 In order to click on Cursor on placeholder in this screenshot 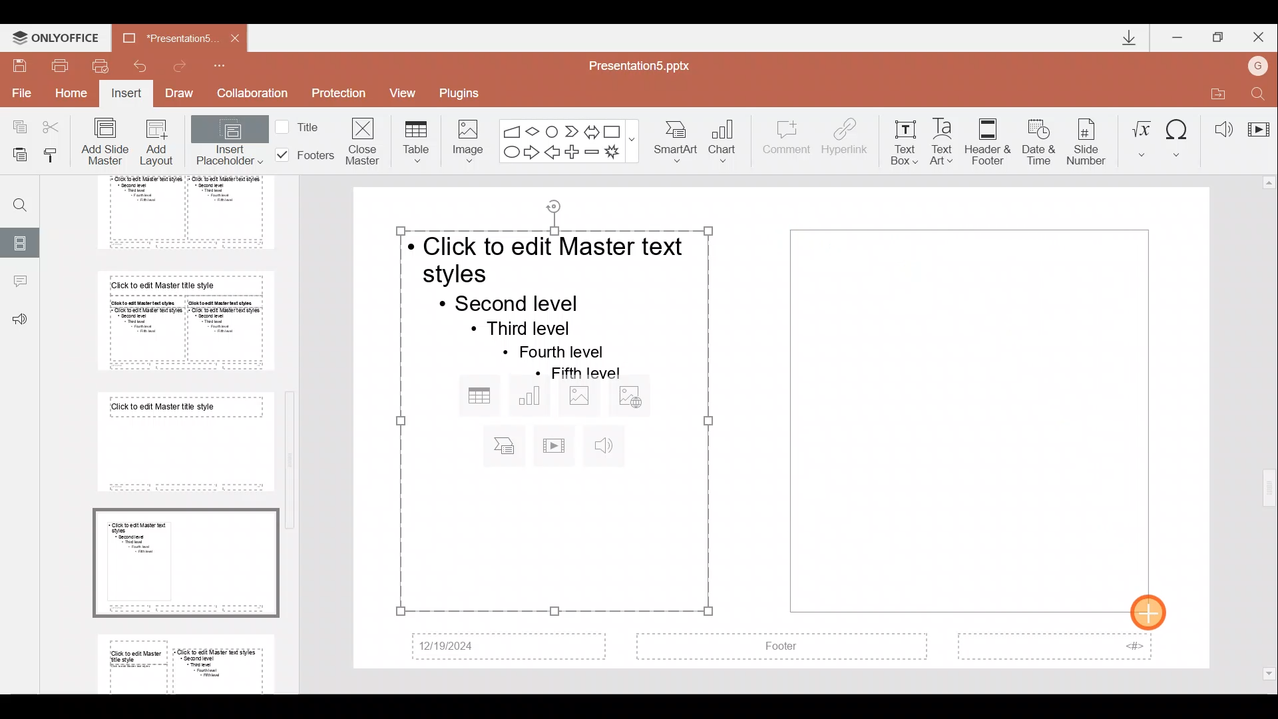, I will do `click(1150, 611)`.